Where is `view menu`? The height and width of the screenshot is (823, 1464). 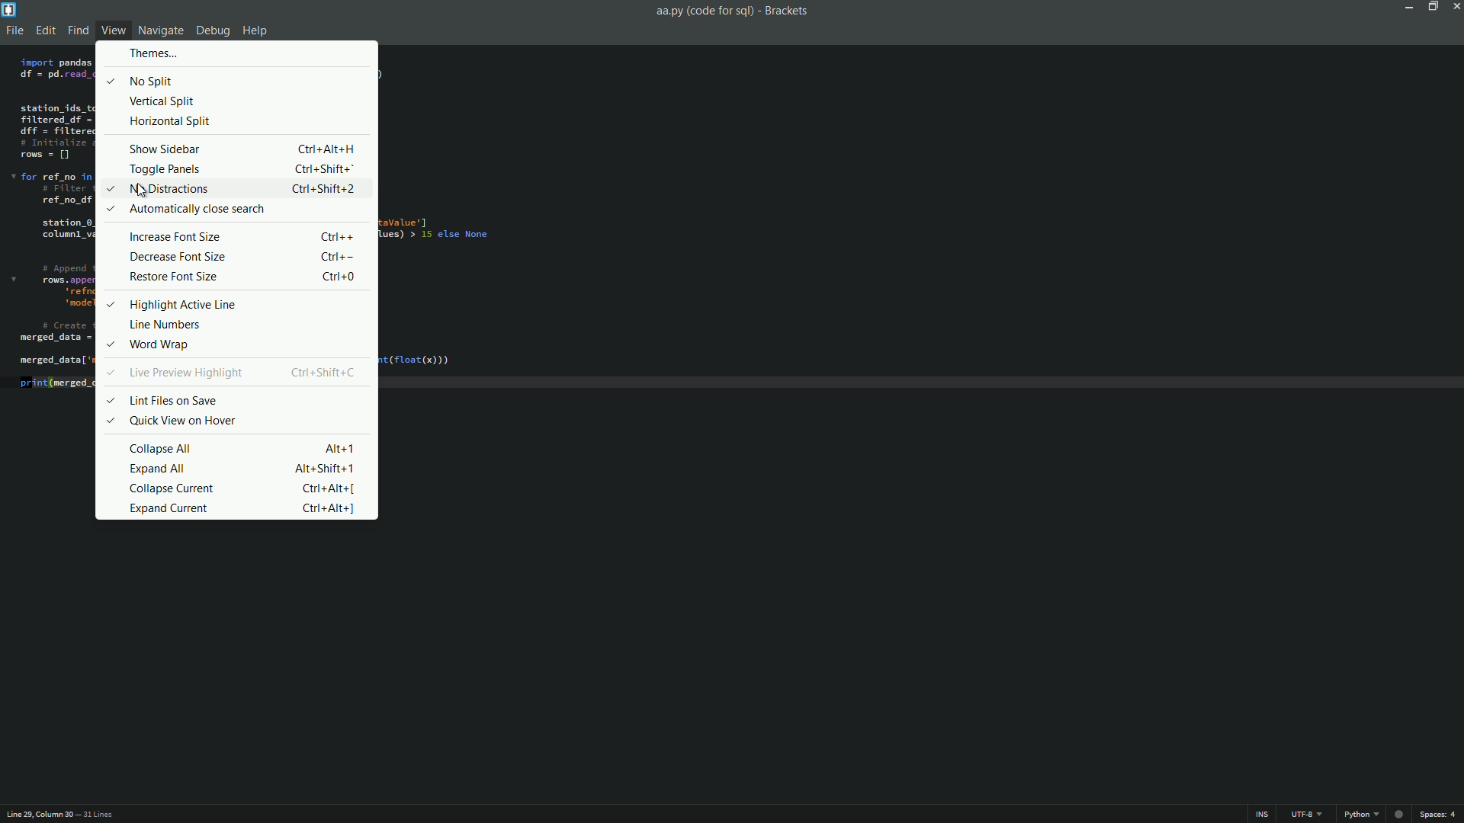 view menu is located at coordinates (113, 29).